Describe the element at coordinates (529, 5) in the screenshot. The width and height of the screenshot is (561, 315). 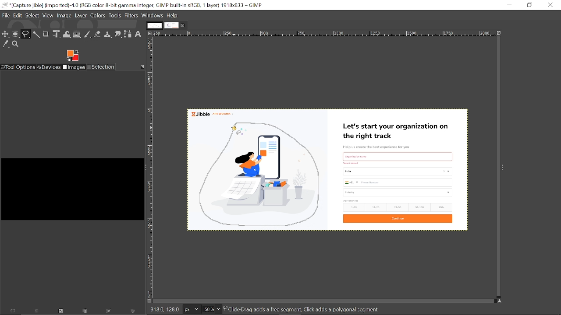
I see `Restore down` at that location.